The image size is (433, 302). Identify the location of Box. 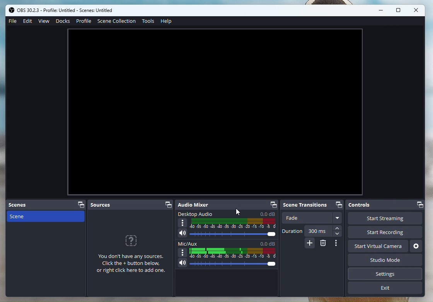
(398, 10).